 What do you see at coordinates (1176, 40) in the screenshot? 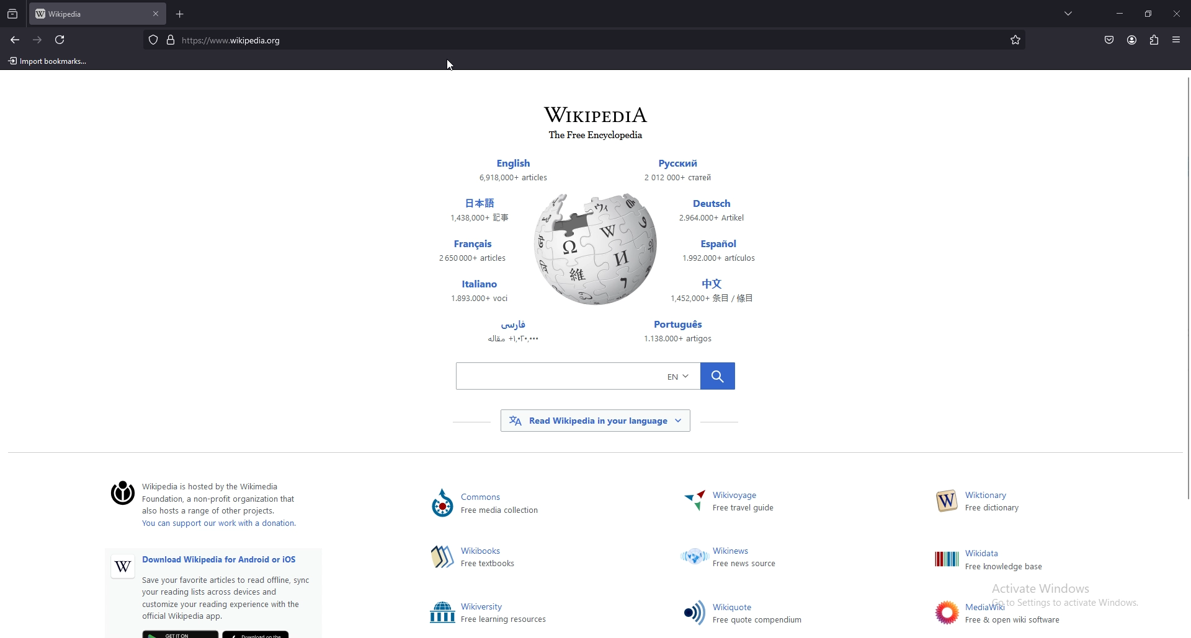
I see `open application menu` at bounding box center [1176, 40].